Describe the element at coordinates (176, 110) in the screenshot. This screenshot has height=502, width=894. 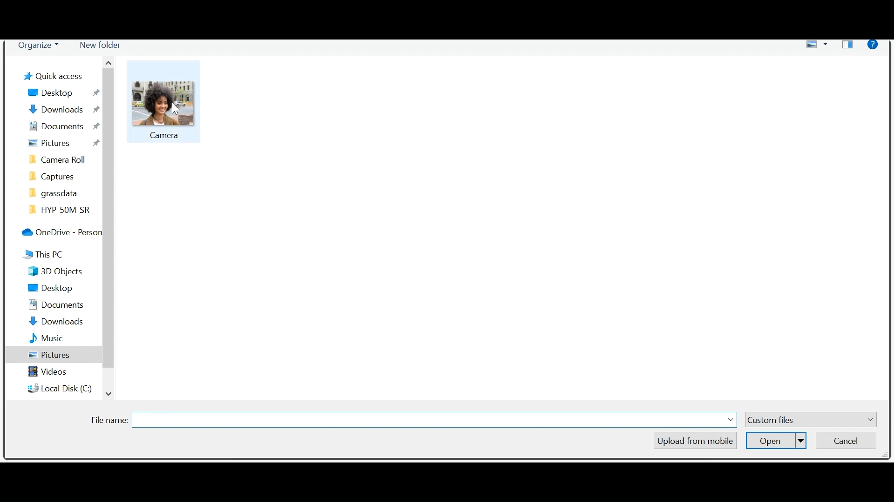
I see `cursor` at that location.